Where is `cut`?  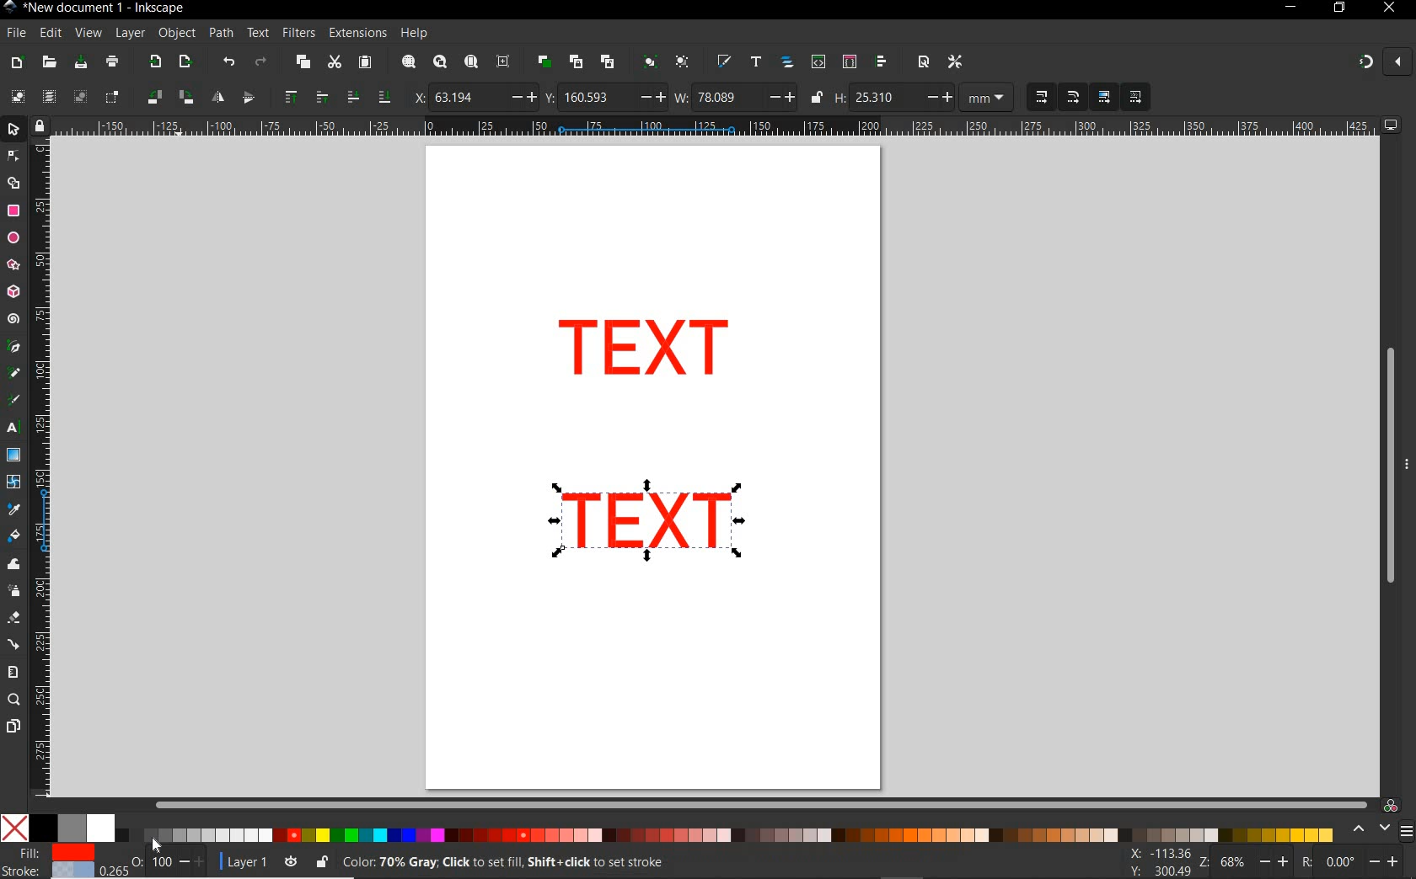
cut is located at coordinates (334, 63).